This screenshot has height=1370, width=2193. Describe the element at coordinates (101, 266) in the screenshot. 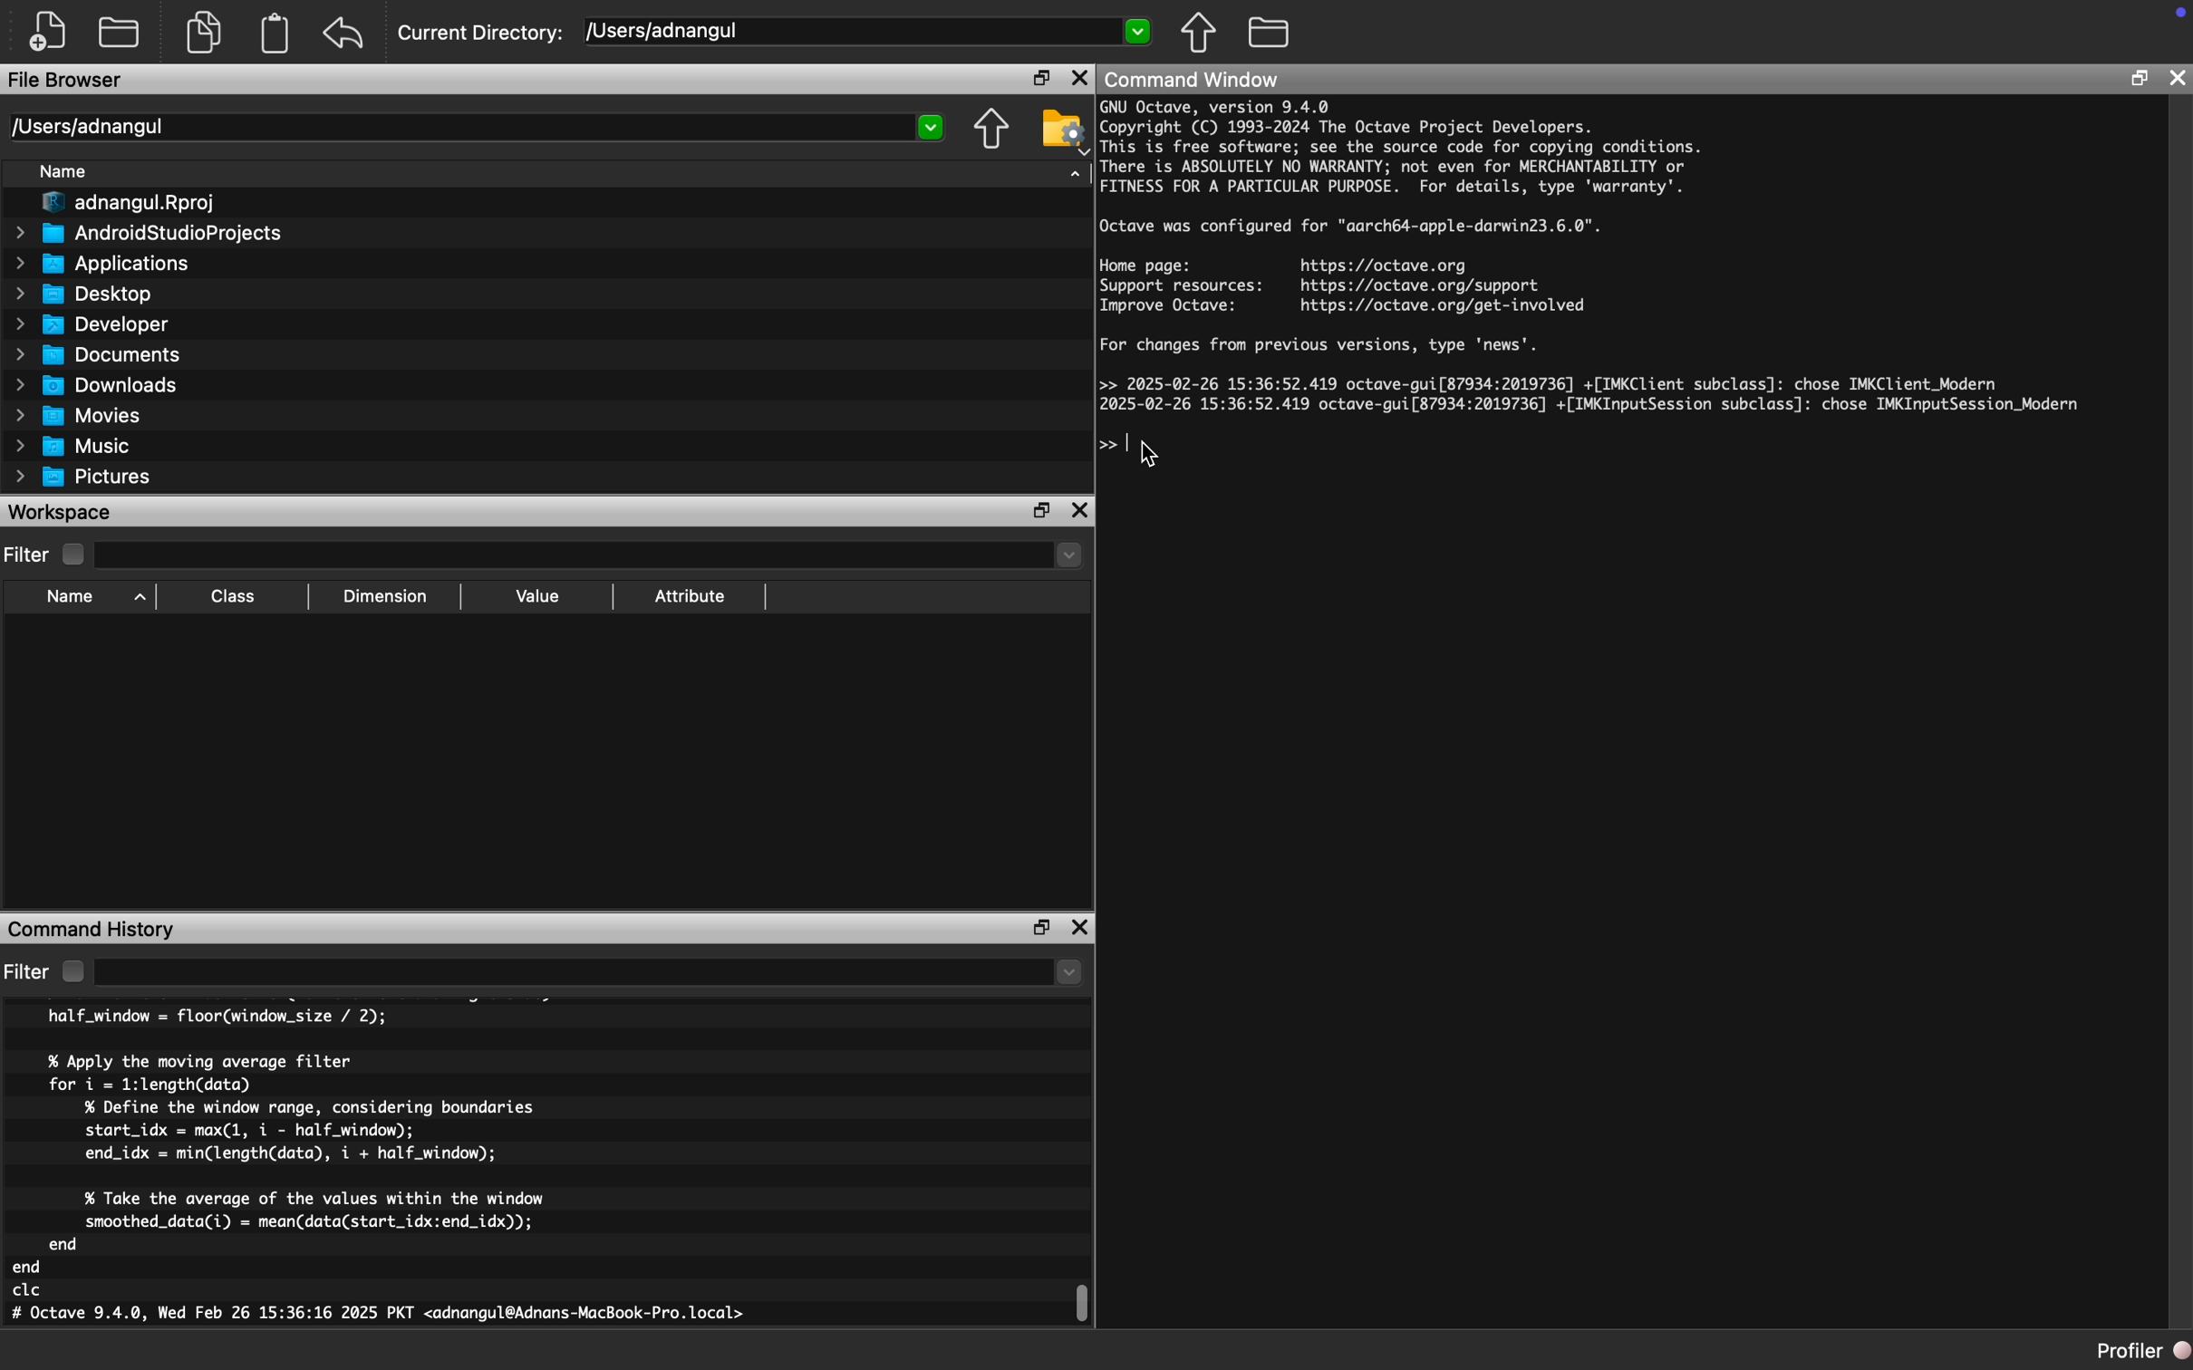

I see `Applications` at that location.